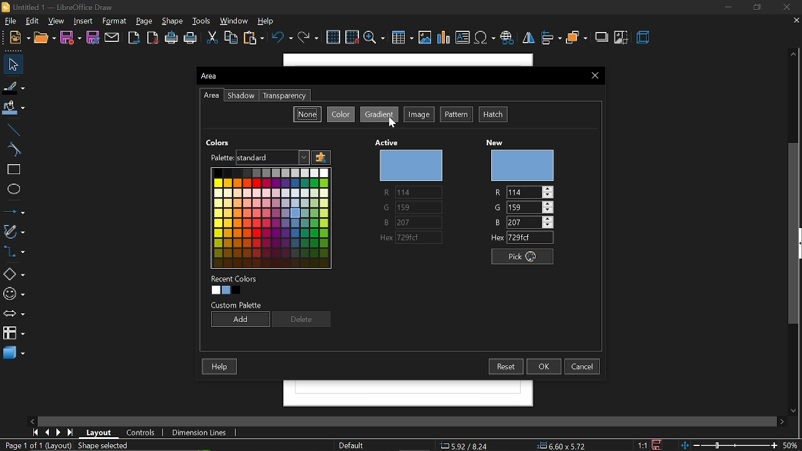  I want to click on previous page, so click(47, 432).